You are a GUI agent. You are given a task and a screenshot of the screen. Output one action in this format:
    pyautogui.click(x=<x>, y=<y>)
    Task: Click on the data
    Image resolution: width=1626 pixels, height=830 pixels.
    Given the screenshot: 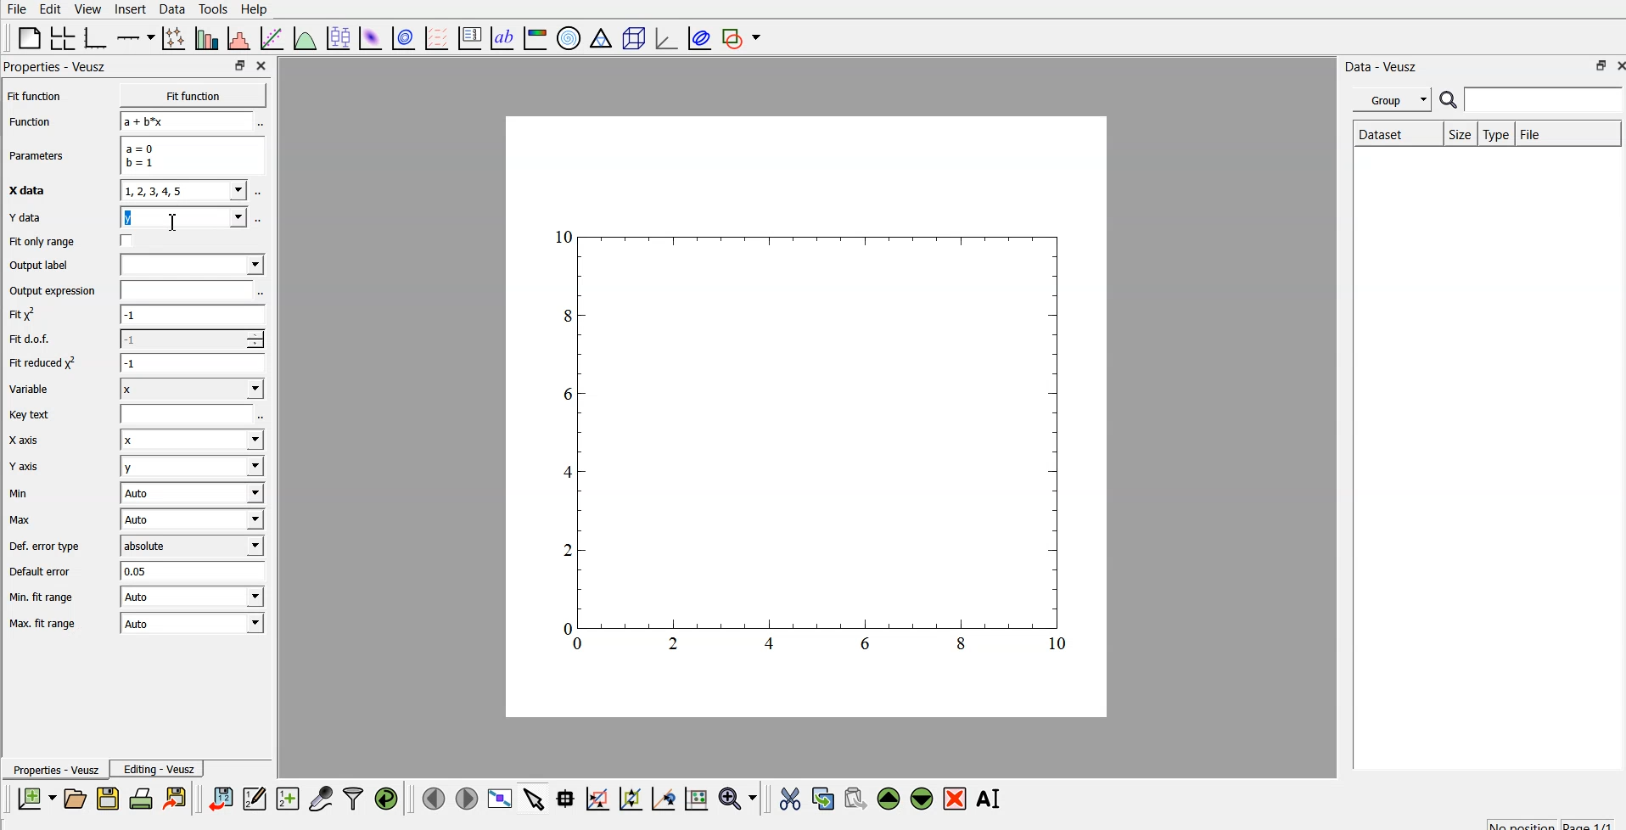 What is the action you would take?
    pyautogui.click(x=171, y=8)
    